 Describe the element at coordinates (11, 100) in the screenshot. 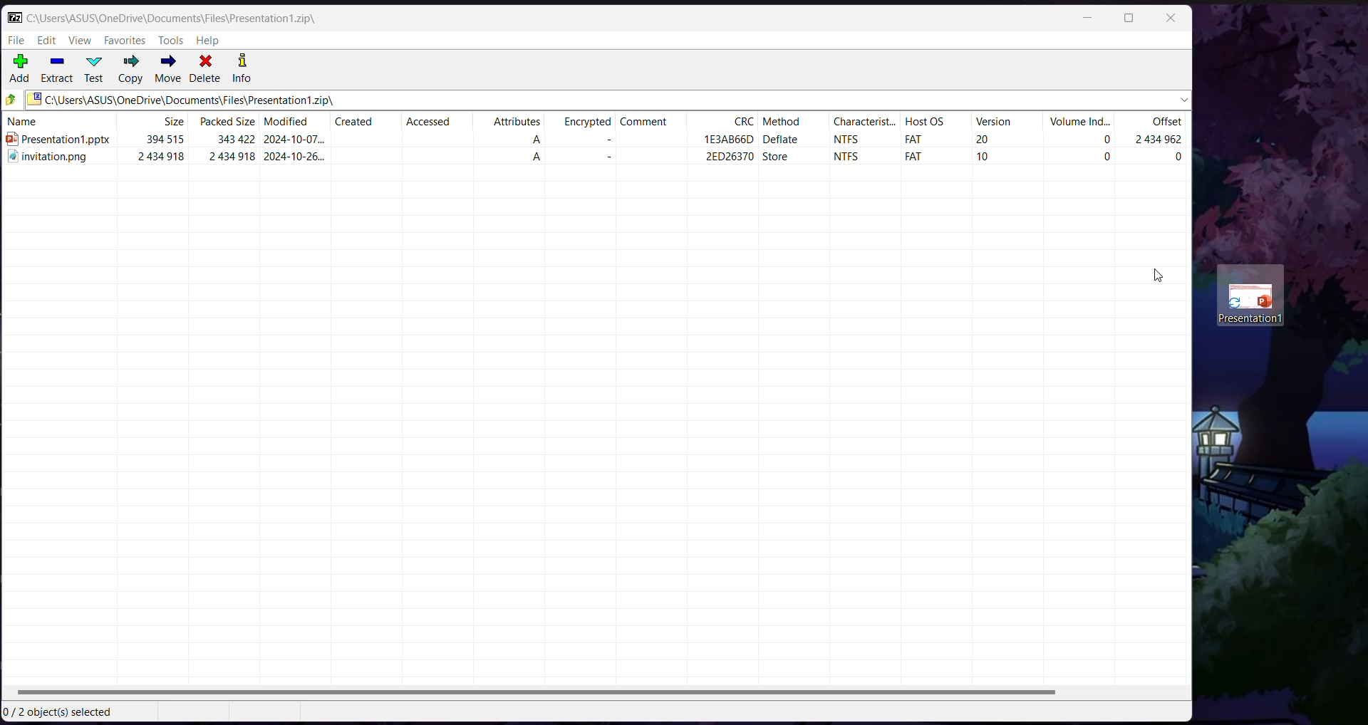

I see `Move Up one level` at that location.